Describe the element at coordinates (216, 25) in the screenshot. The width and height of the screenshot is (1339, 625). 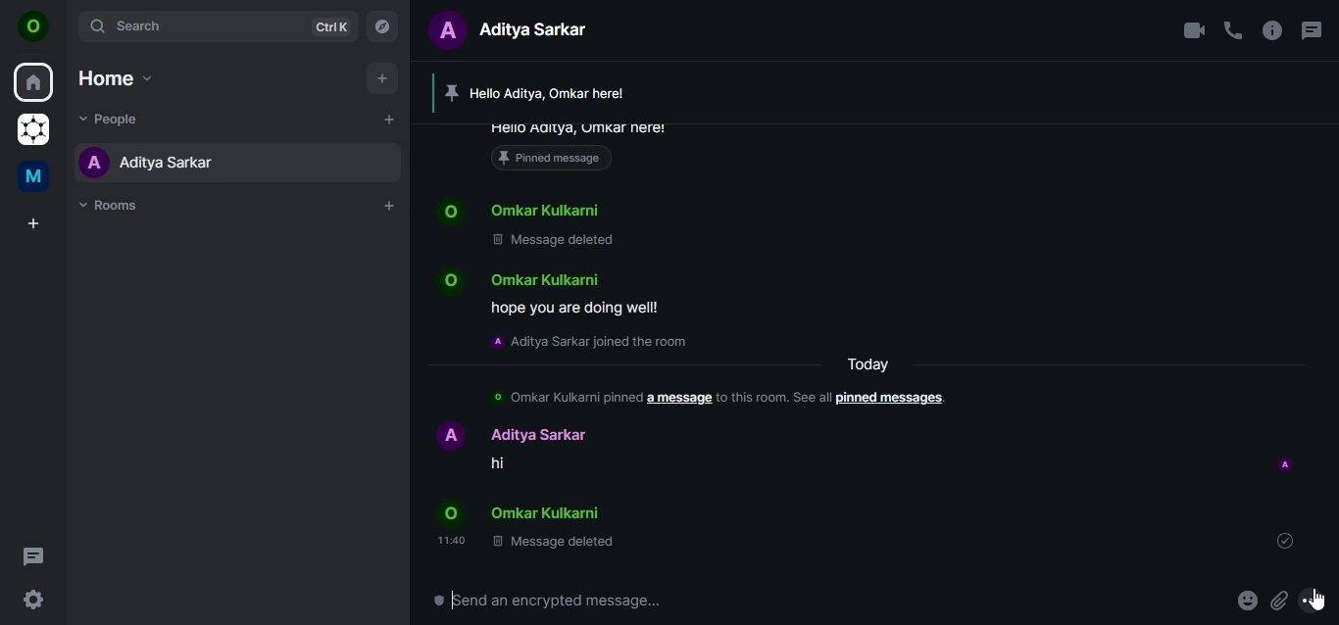
I see `search` at that location.